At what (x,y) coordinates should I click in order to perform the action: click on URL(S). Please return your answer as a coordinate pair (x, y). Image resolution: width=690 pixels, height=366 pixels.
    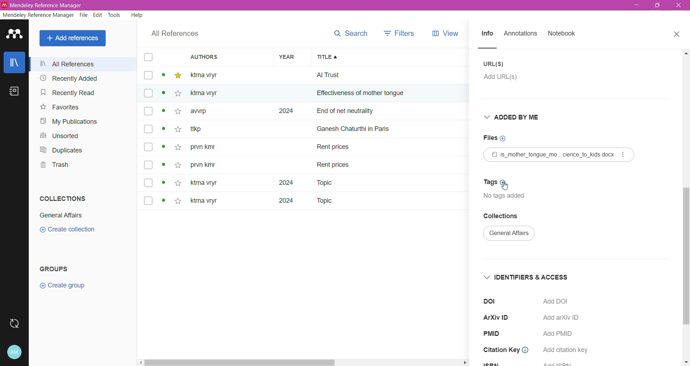
    Looking at the image, I should click on (495, 64).